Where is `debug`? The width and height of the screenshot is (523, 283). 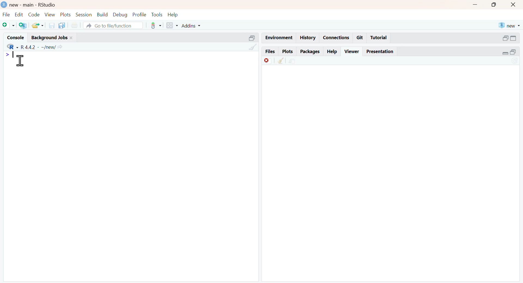
debug is located at coordinates (121, 14).